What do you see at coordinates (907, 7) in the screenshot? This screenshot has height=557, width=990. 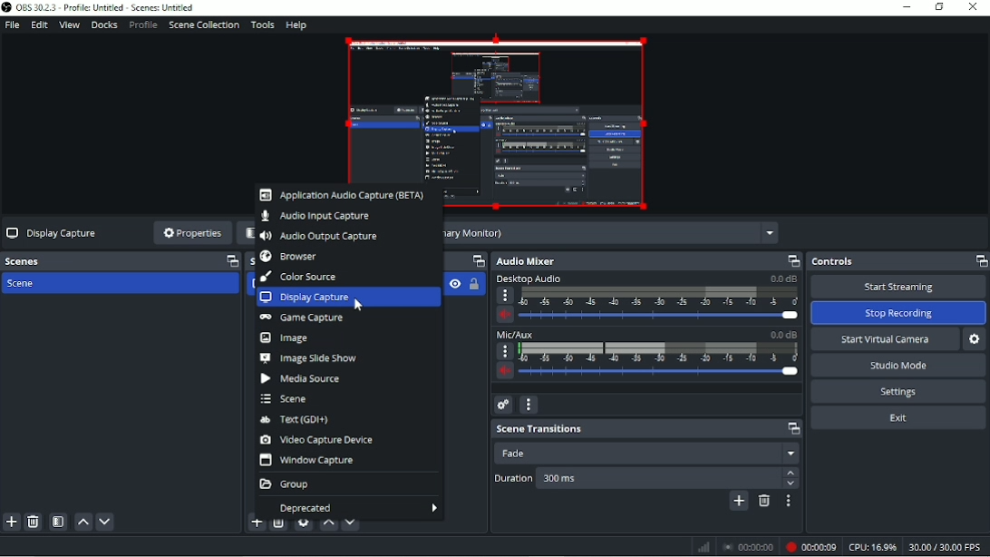 I see `Minimize` at bounding box center [907, 7].